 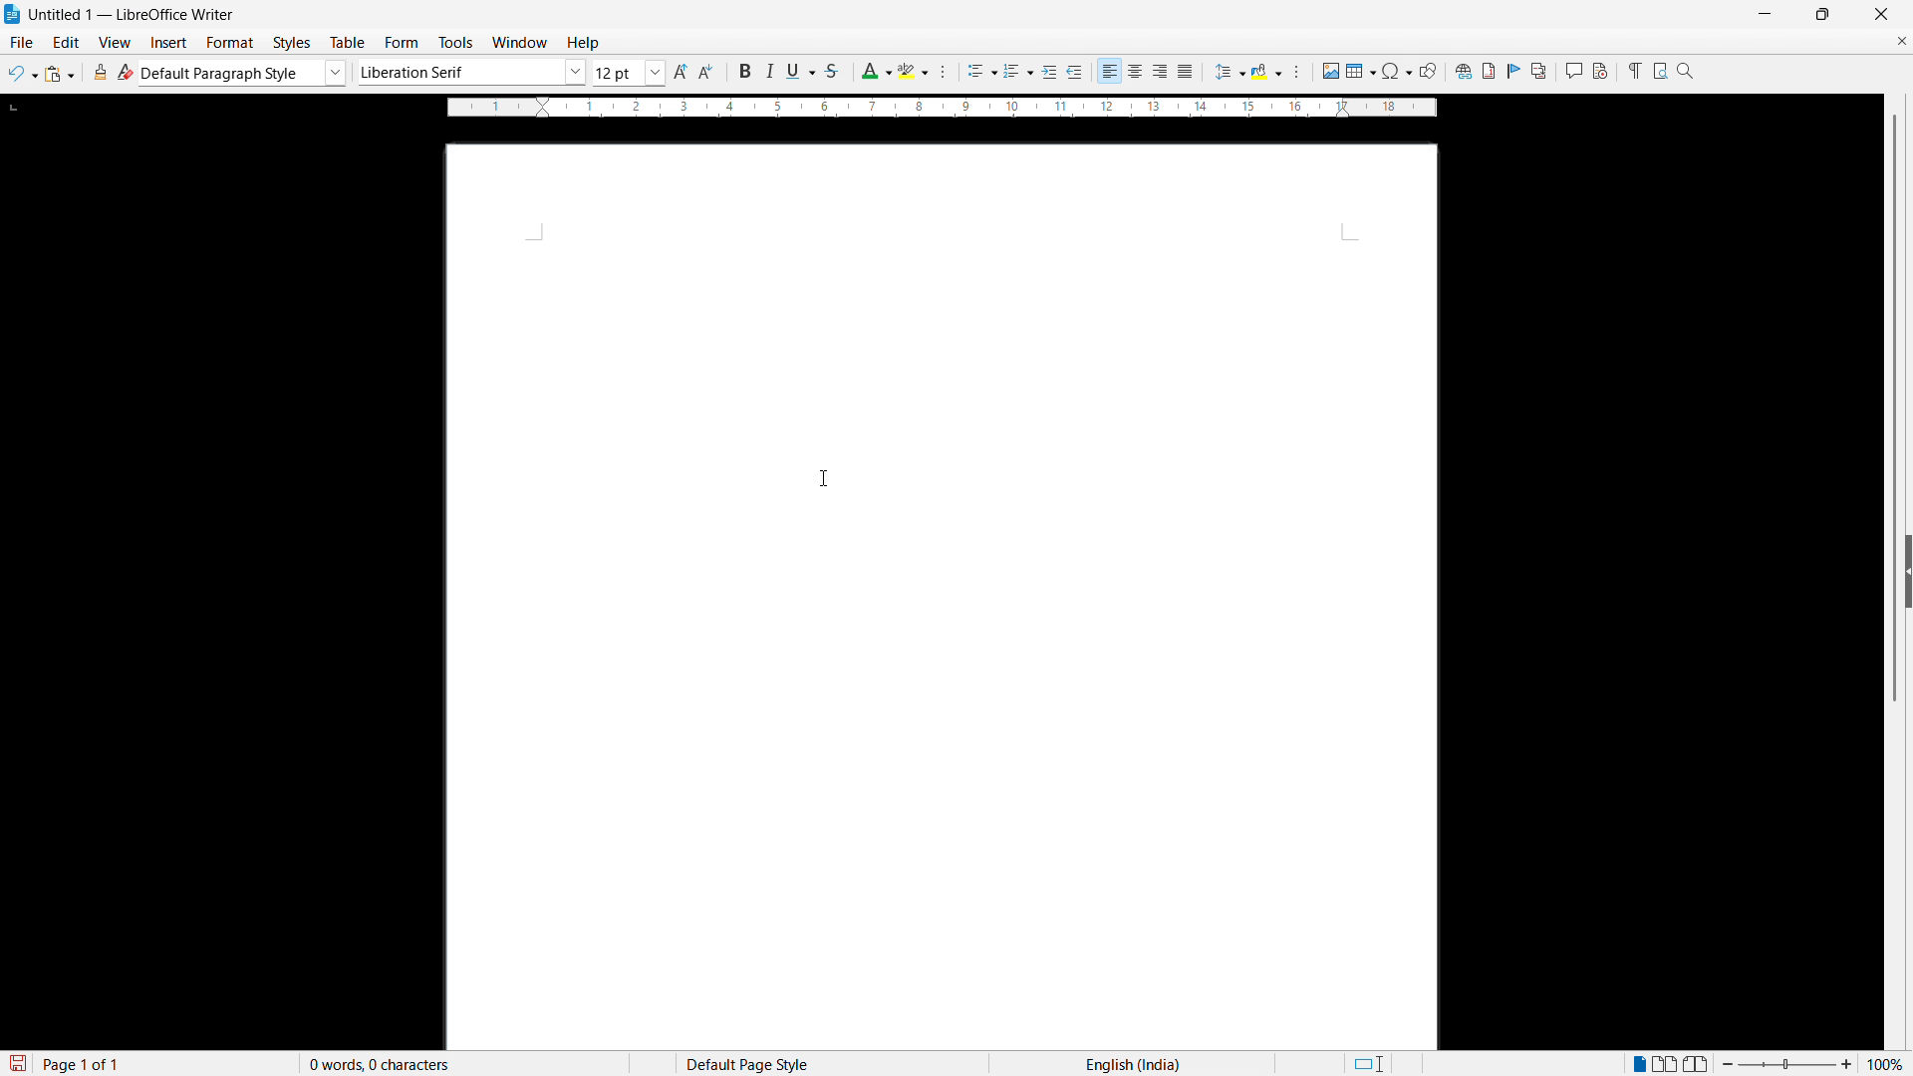 What do you see at coordinates (102, 72) in the screenshot?
I see `Clone formatting ` at bounding box center [102, 72].